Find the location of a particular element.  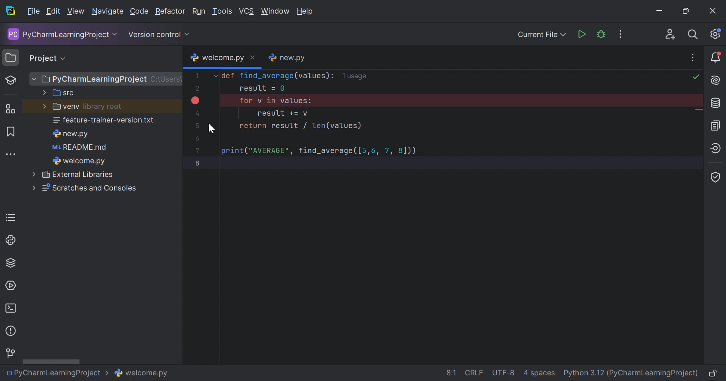

Documentation is located at coordinates (715, 125).